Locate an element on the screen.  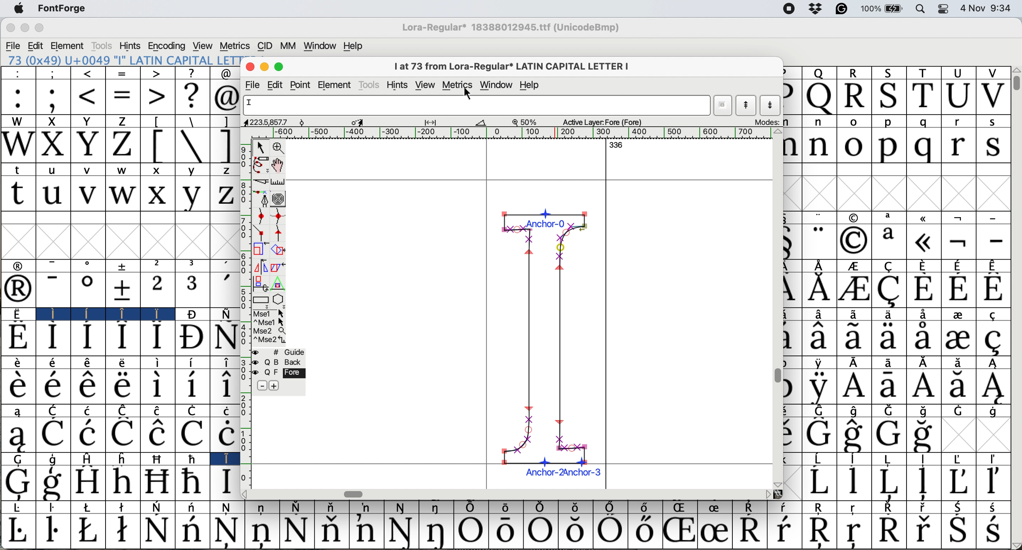
Symbol is located at coordinates (330, 530).